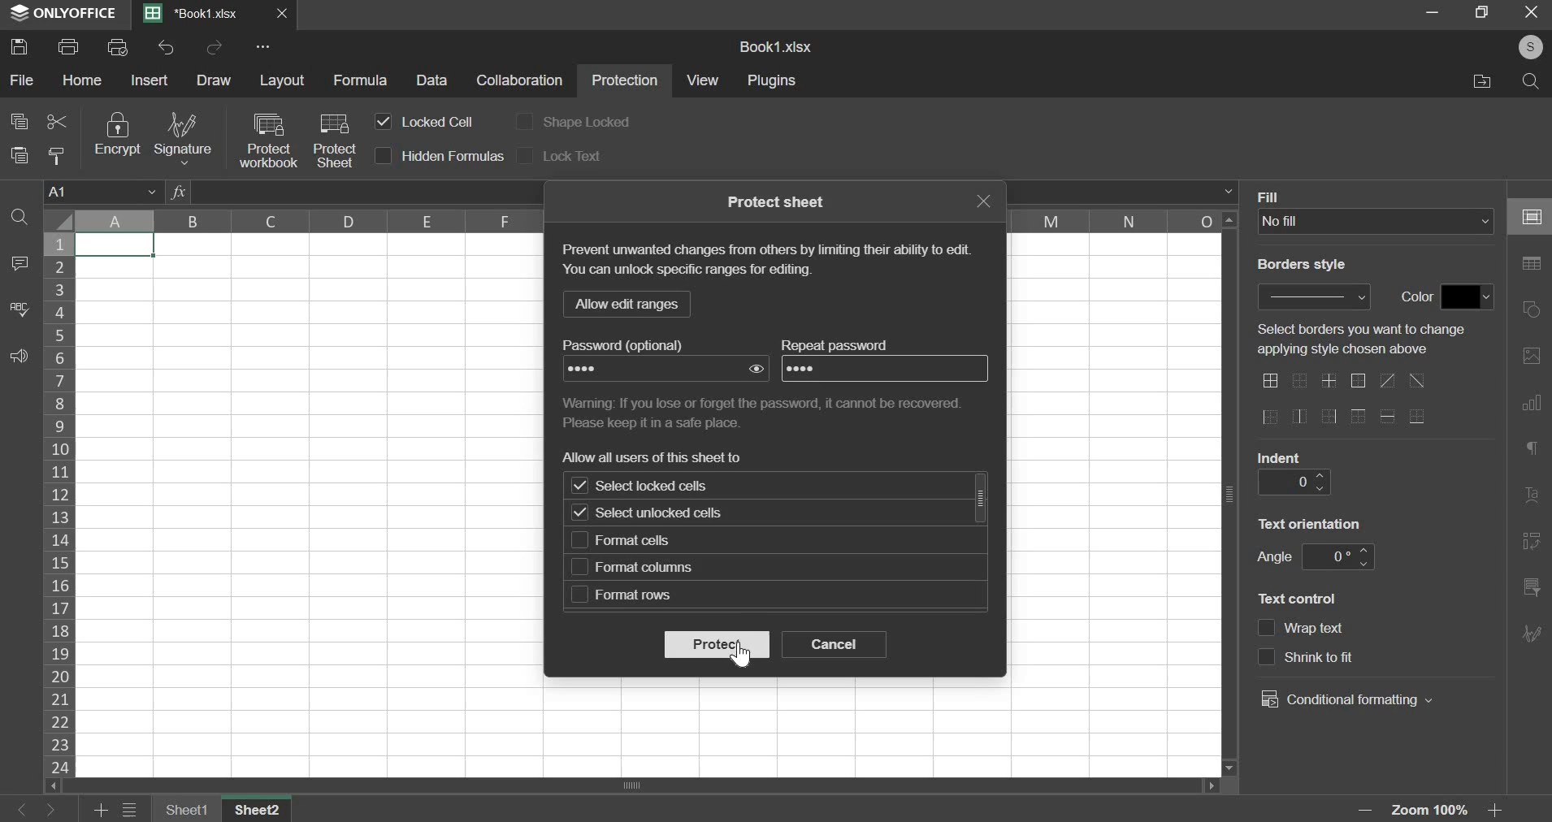 The width and height of the screenshot is (1552, 822). What do you see at coordinates (1299, 417) in the screenshot?
I see `border options` at bounding box center [1299, 417].